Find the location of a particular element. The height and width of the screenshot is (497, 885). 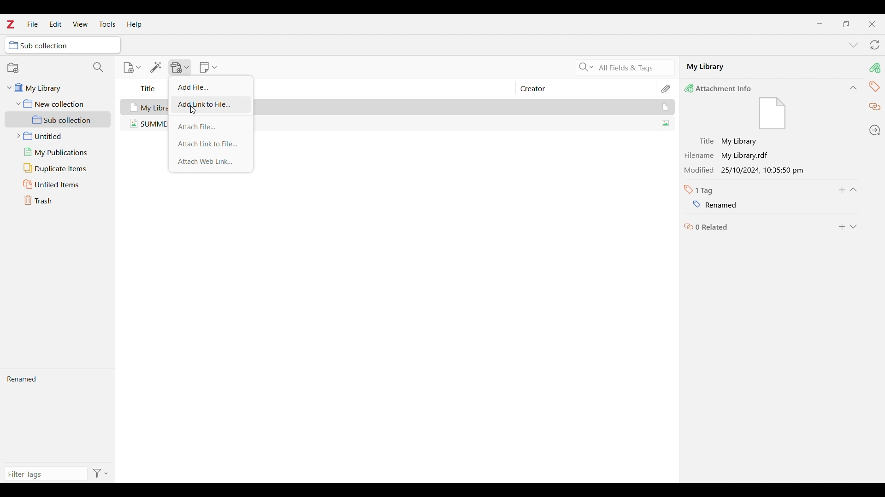

Expand is located at coordinates (853, 227).